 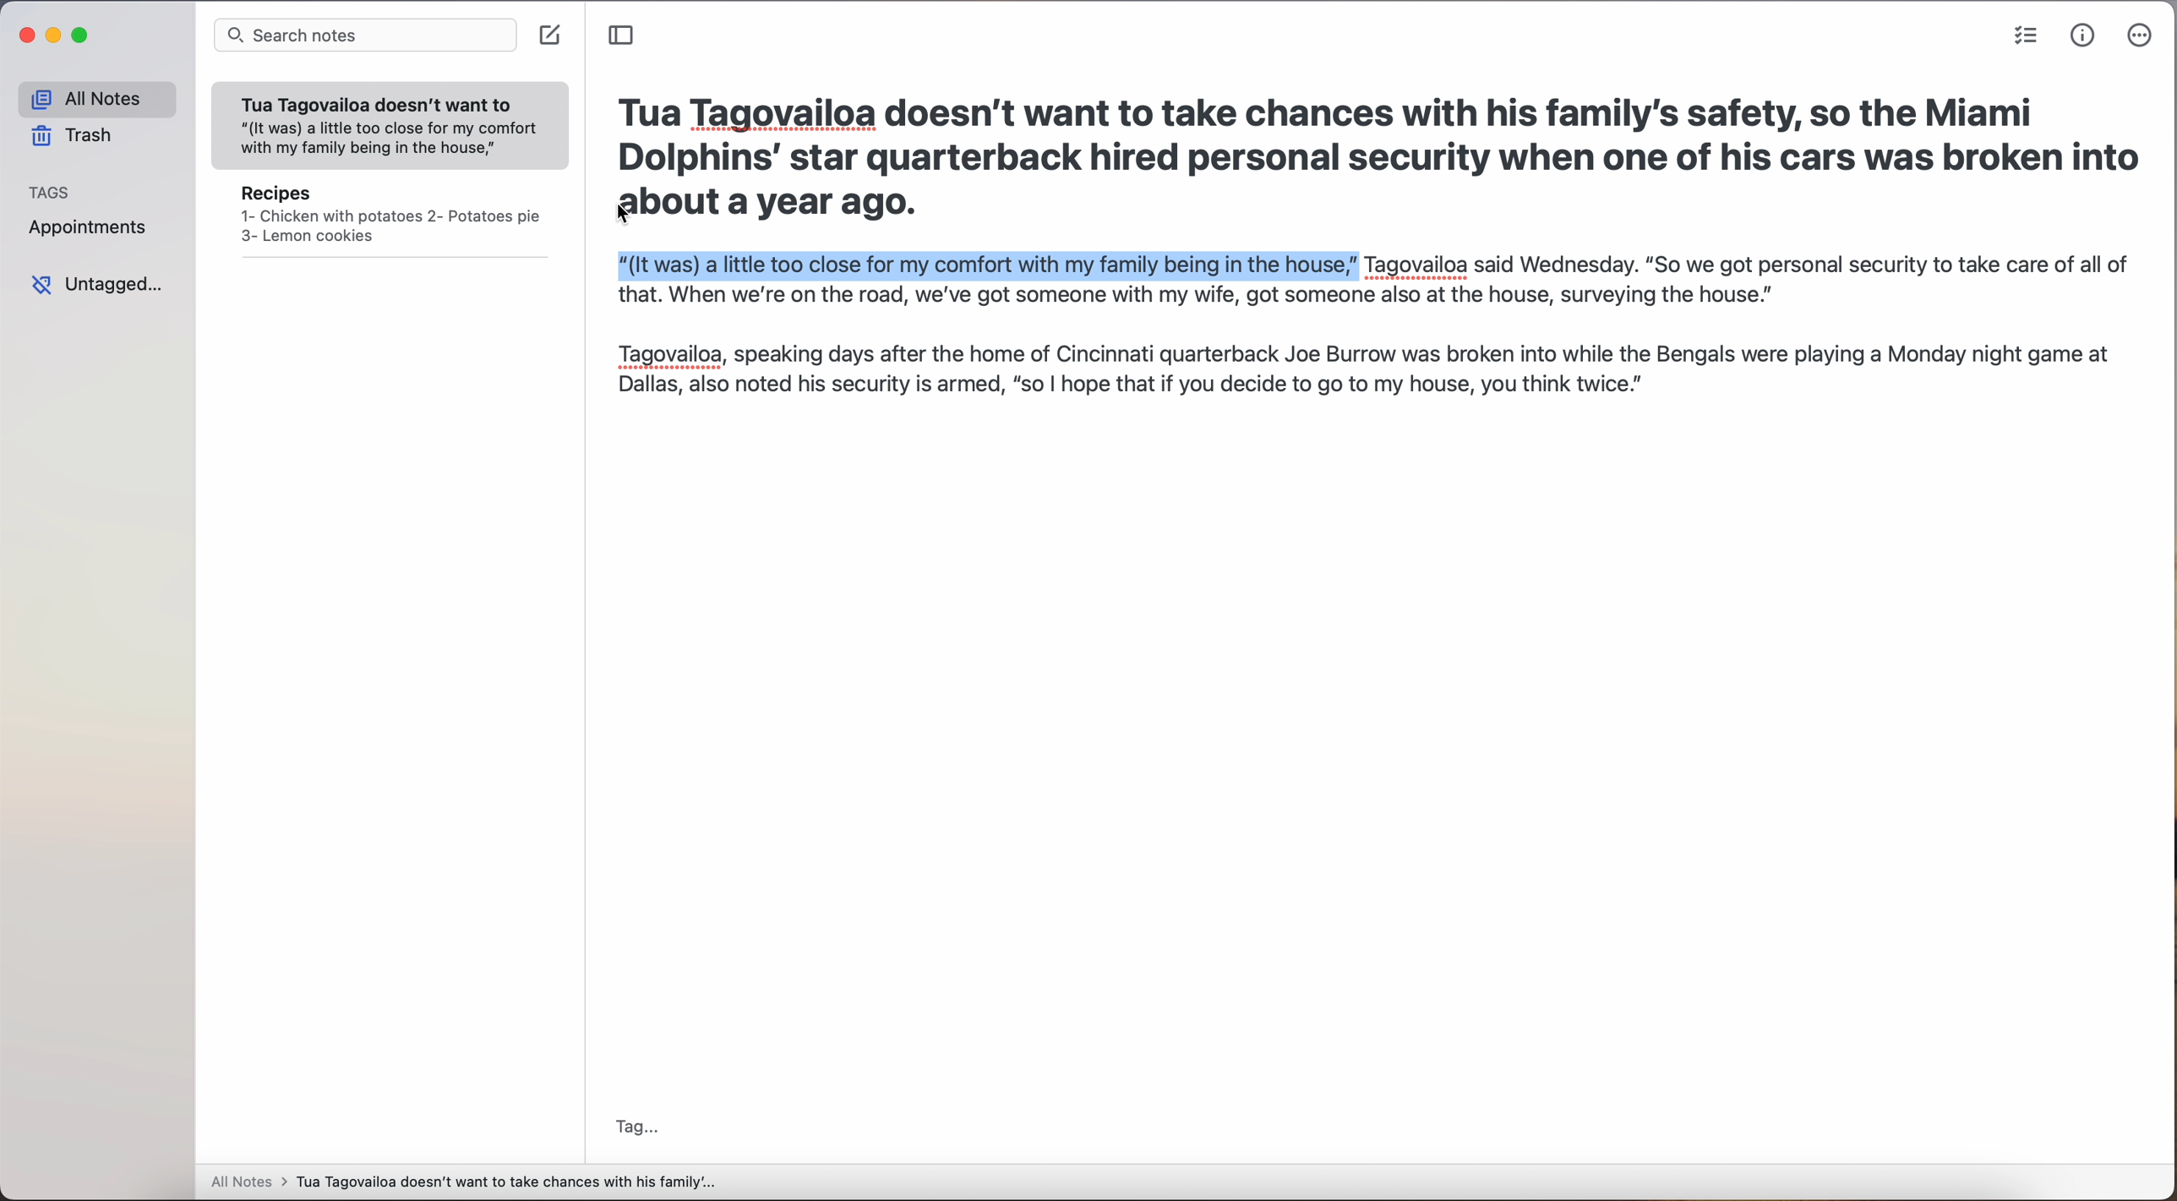 I want to click on all notes, so click(x=96, y=98).